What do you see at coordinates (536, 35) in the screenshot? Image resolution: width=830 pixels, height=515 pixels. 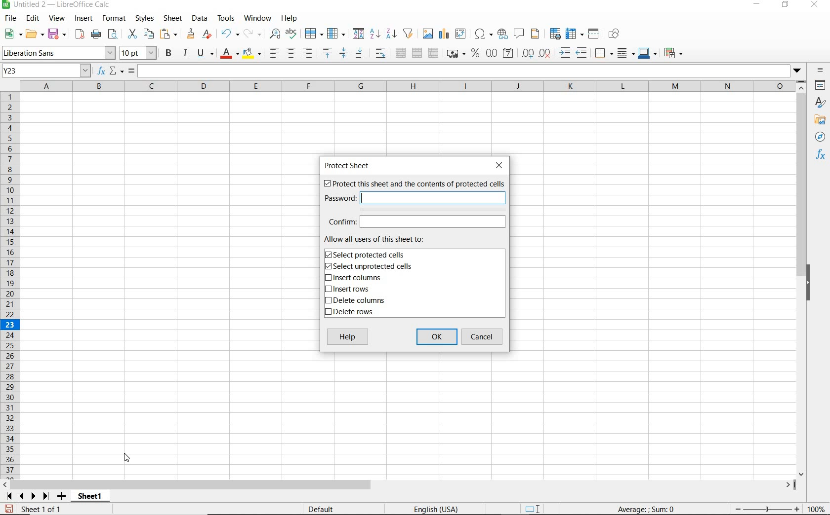 I see `HEADERS AND FOOTERS` at bounding box center [536, 35].